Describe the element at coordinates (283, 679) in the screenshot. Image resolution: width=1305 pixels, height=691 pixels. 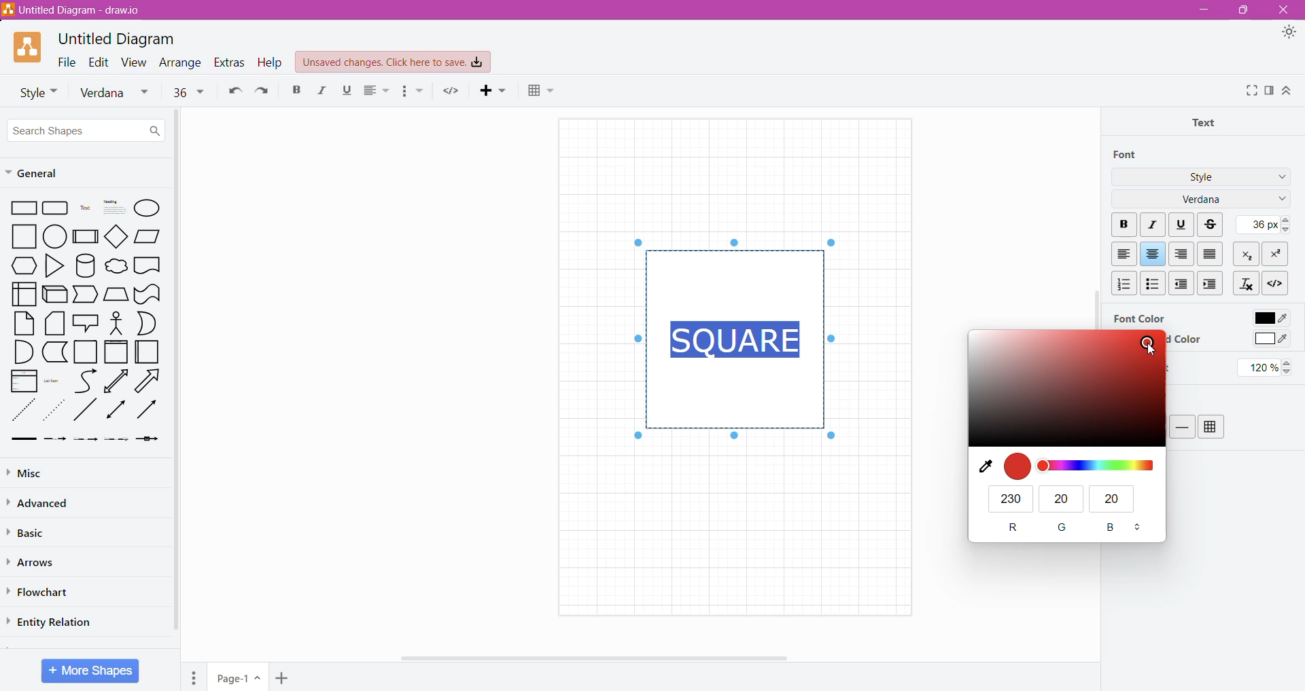
I see `Add Pages` at that location.